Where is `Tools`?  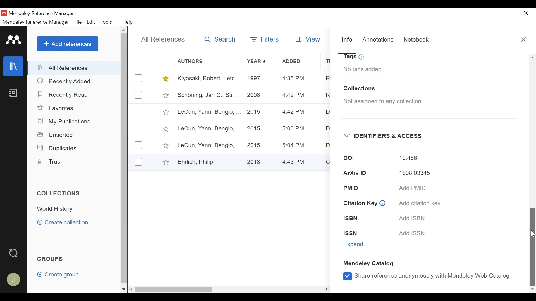
Tools is located at coordinates (107, 23).